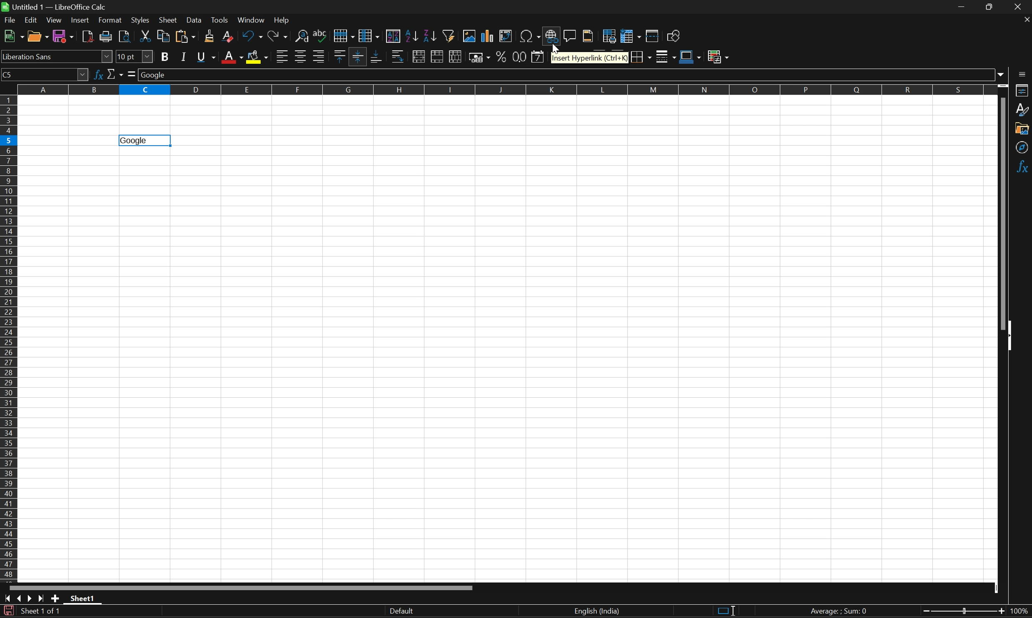 The height and width of the screenshot is (618, 1032). I want to click on Background color, so click(258, 57).